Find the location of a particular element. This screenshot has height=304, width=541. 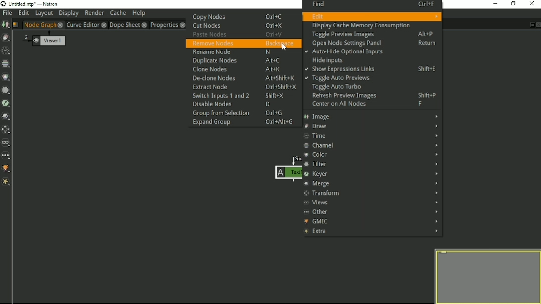

Script name is located at coordinates (15, 25).